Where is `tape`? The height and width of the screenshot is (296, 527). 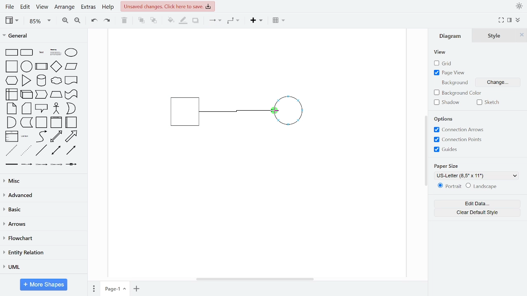 tape is located at coordinates (70, 95).